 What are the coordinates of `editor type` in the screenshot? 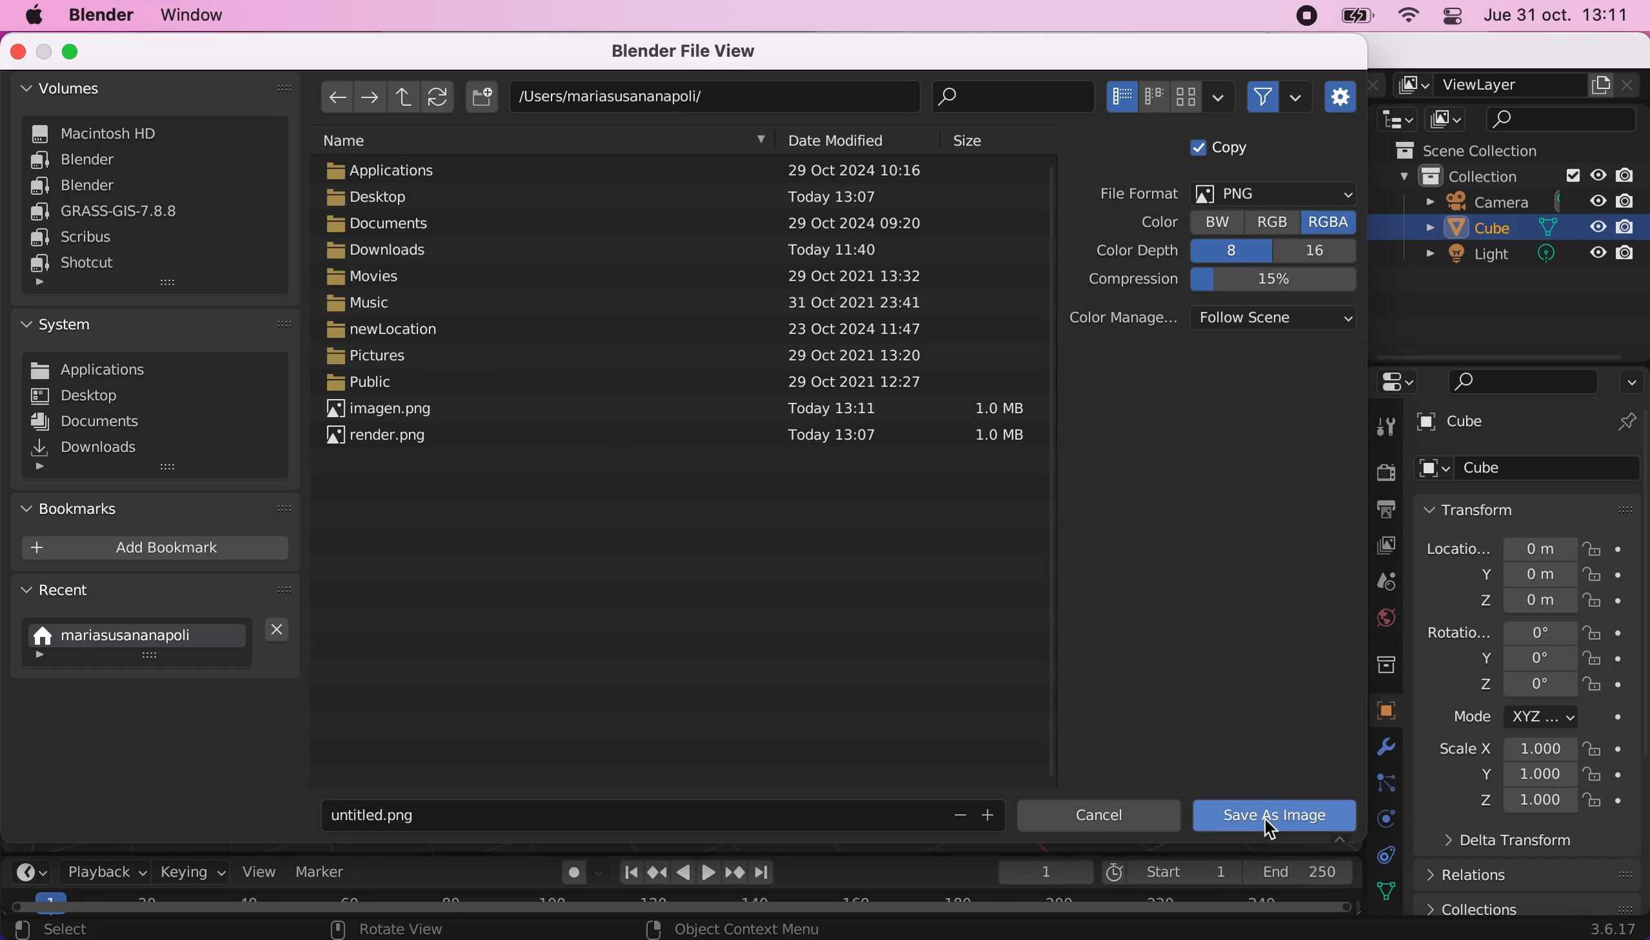 It's located at (1393, 119).